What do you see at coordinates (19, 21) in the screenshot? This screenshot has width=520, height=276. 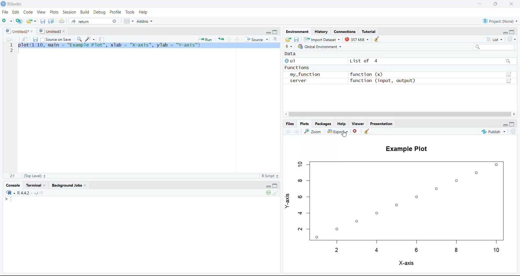 I see `Create a project` at bounding box center [19, 21].